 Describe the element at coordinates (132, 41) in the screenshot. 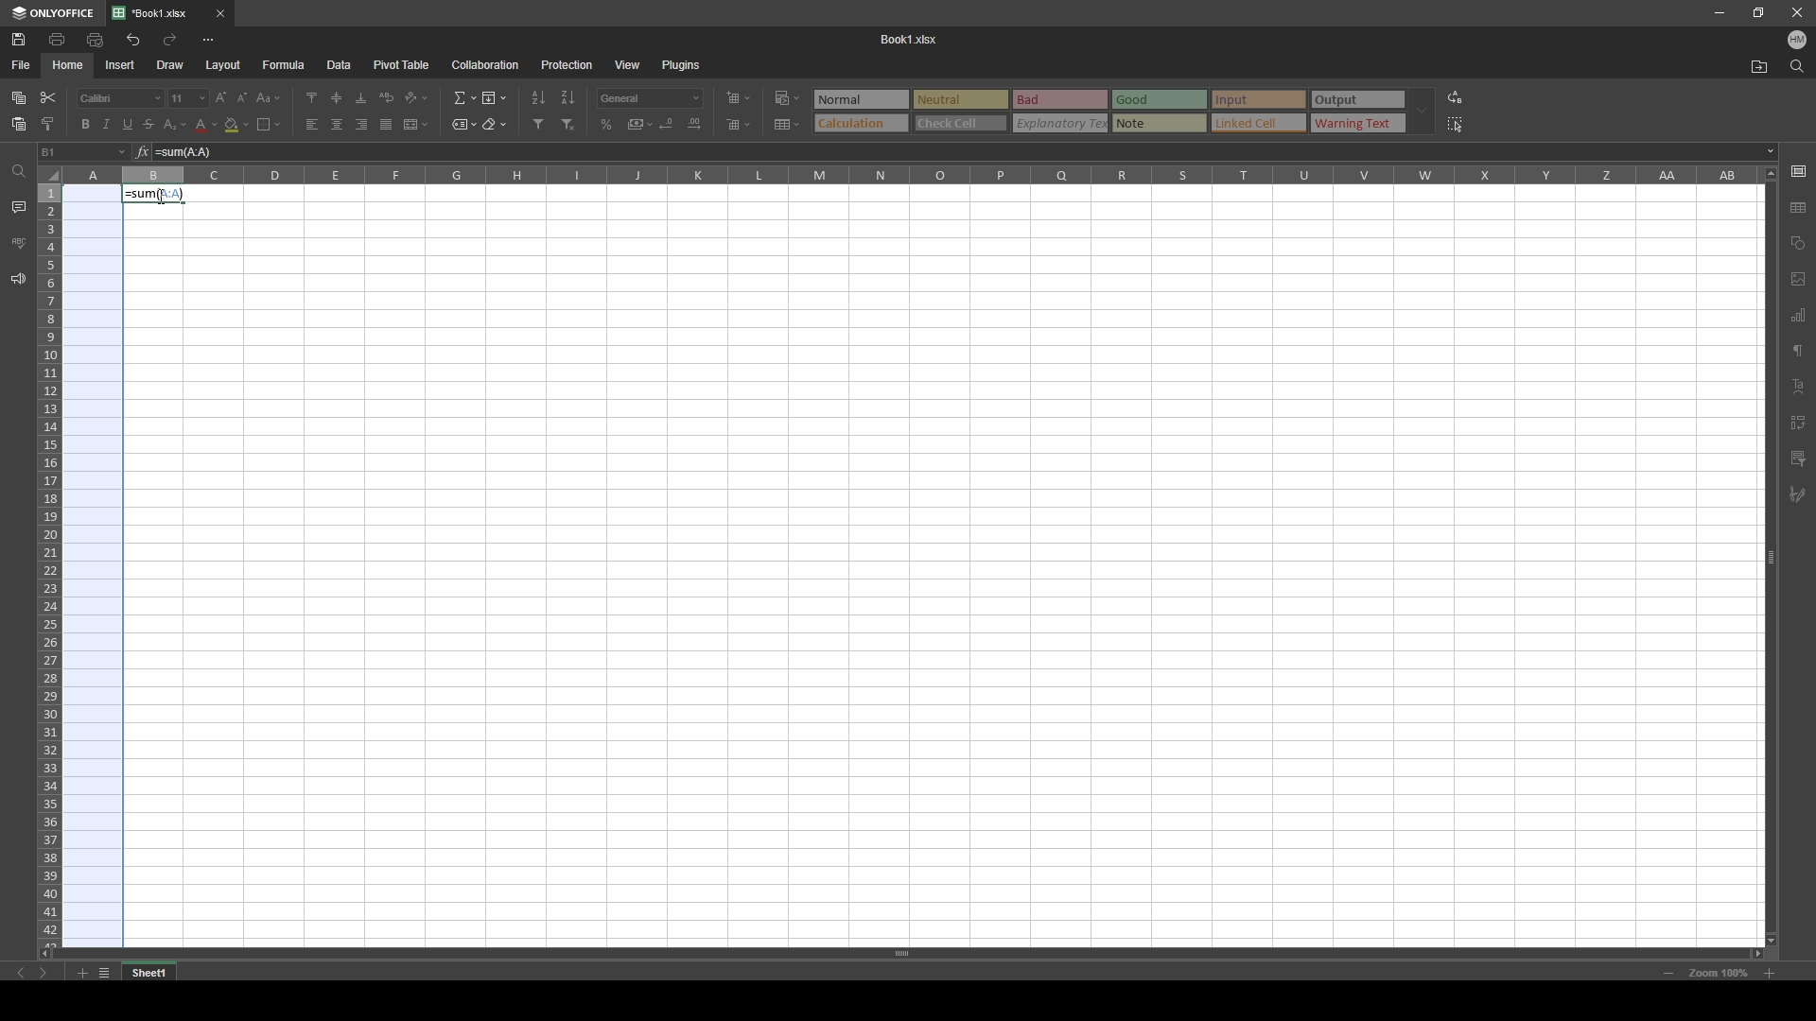

I see `undo` at that location.